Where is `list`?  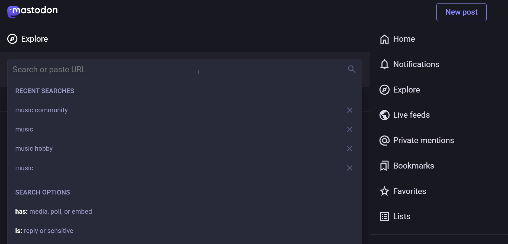
list is located at coordinates (397, 215).